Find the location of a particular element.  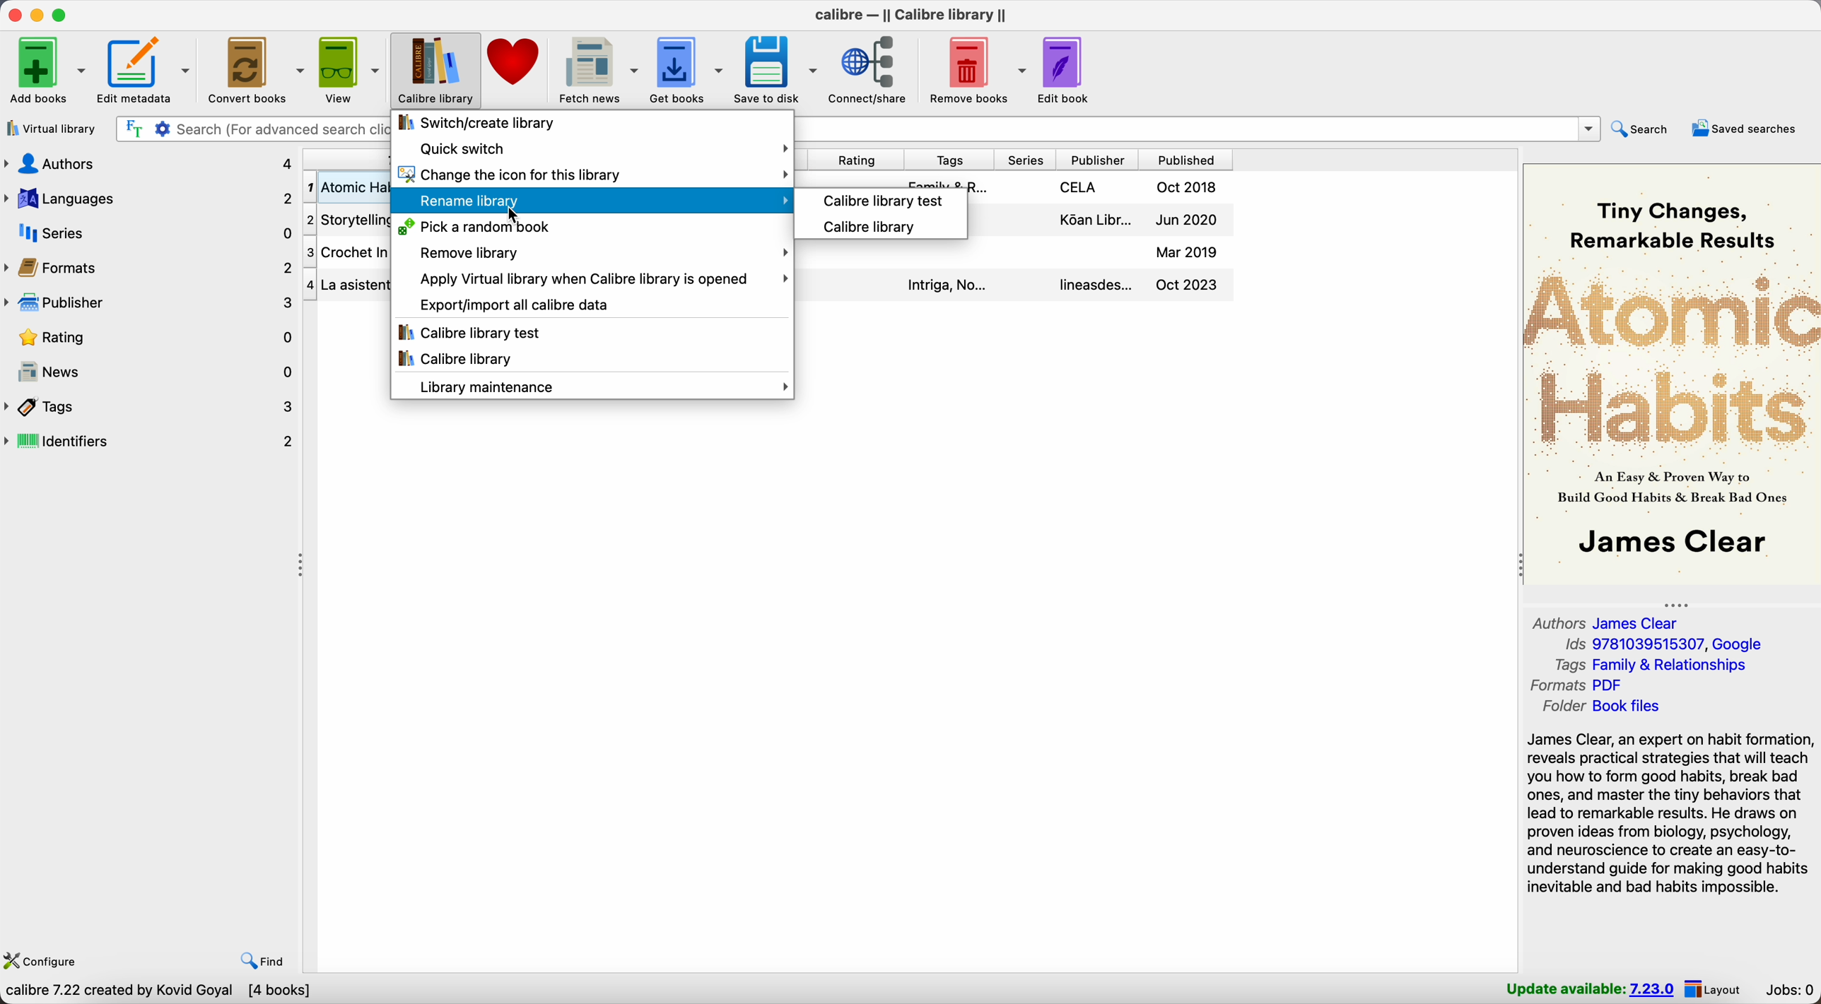

Storytelling details book is located at coordinates (1101, 223).